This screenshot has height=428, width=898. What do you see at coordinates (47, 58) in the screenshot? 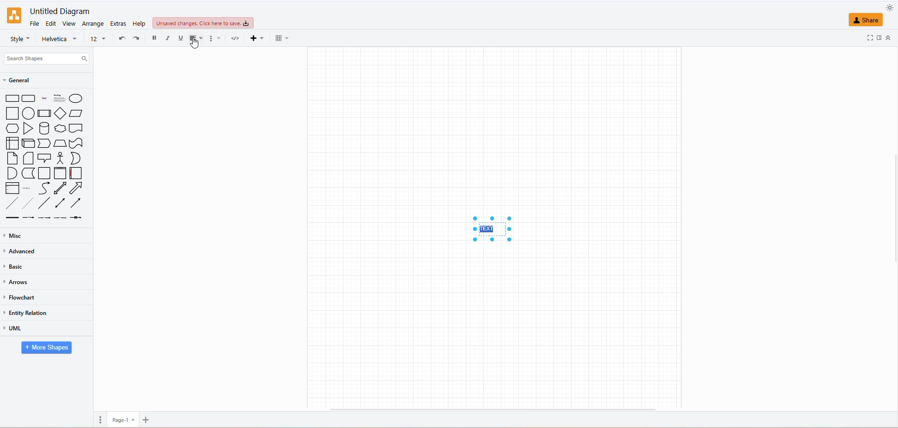
I see `search shapes` at bounding box center [47, 58].